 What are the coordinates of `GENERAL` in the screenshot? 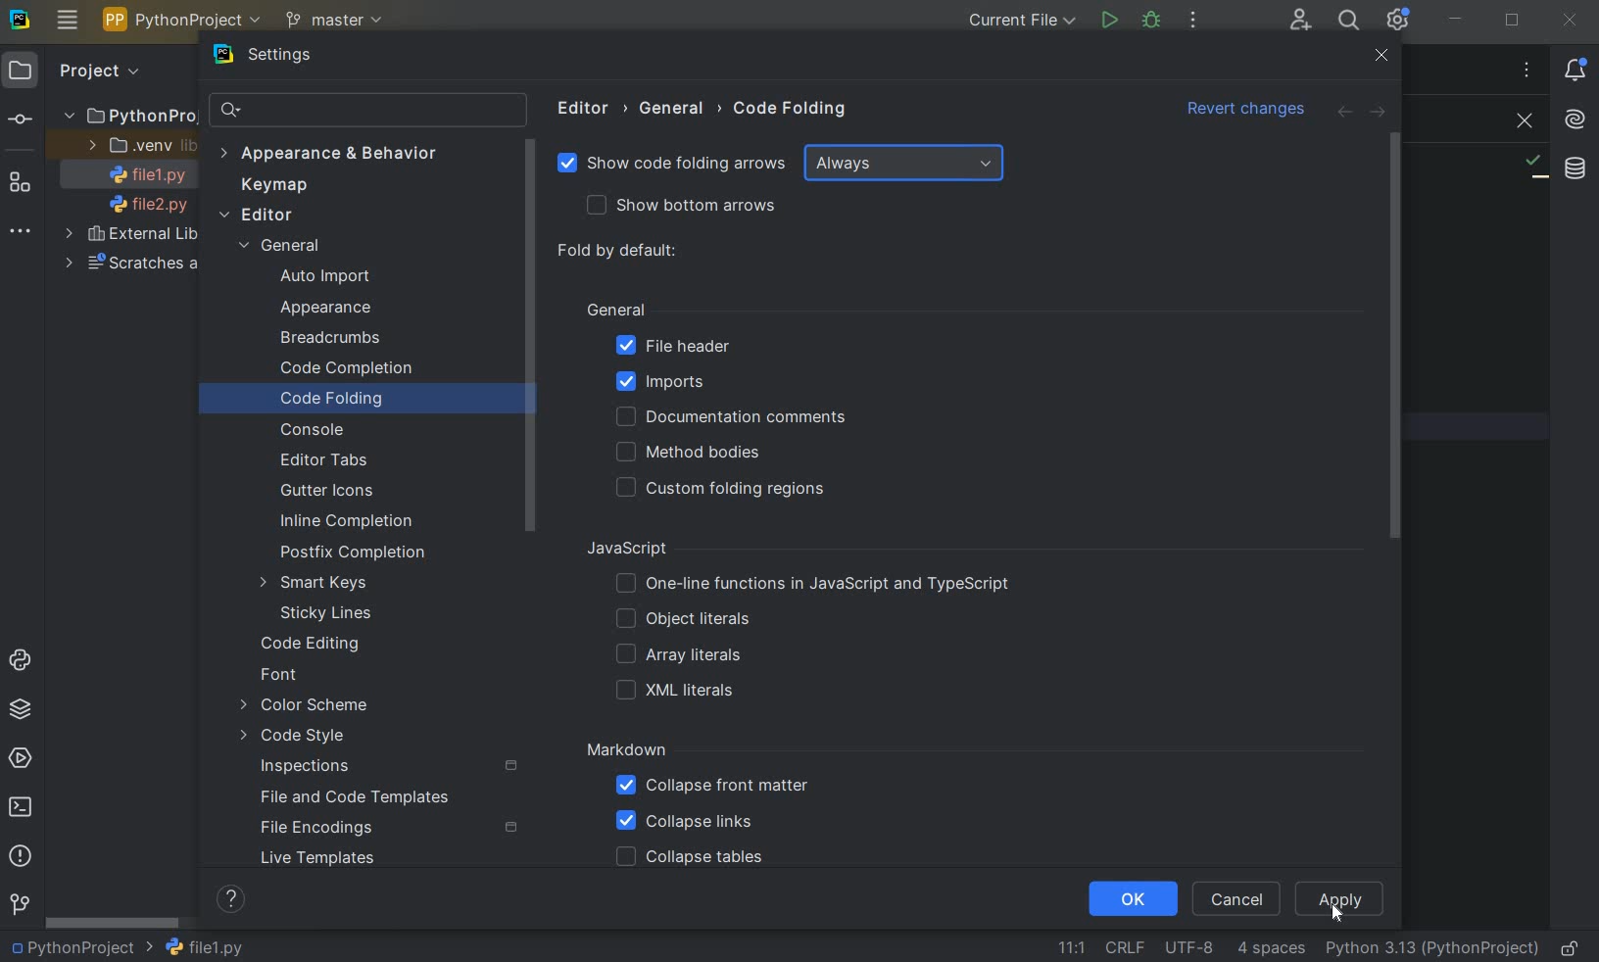 It's located at (615, 308).